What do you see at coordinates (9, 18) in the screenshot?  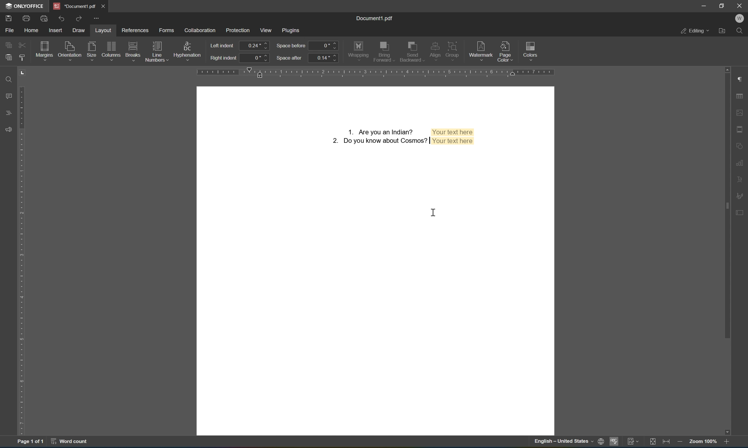 I see `save` at bounding box center [9, 18].